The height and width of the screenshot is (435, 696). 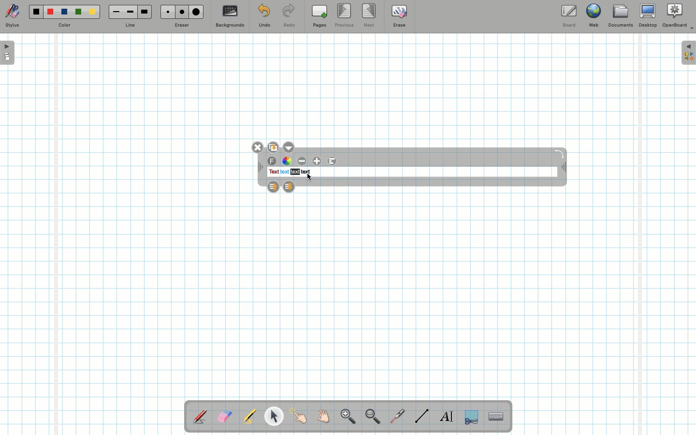 I want to click on Black, so click(x=35, y=12).